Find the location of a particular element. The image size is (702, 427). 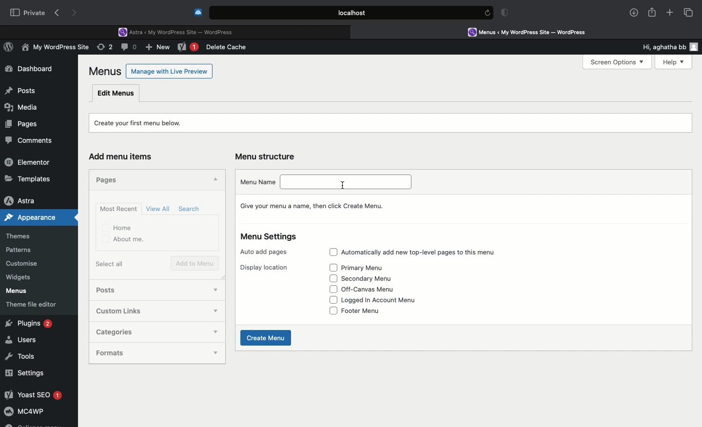

Tools is located at coordinates (21, 355).